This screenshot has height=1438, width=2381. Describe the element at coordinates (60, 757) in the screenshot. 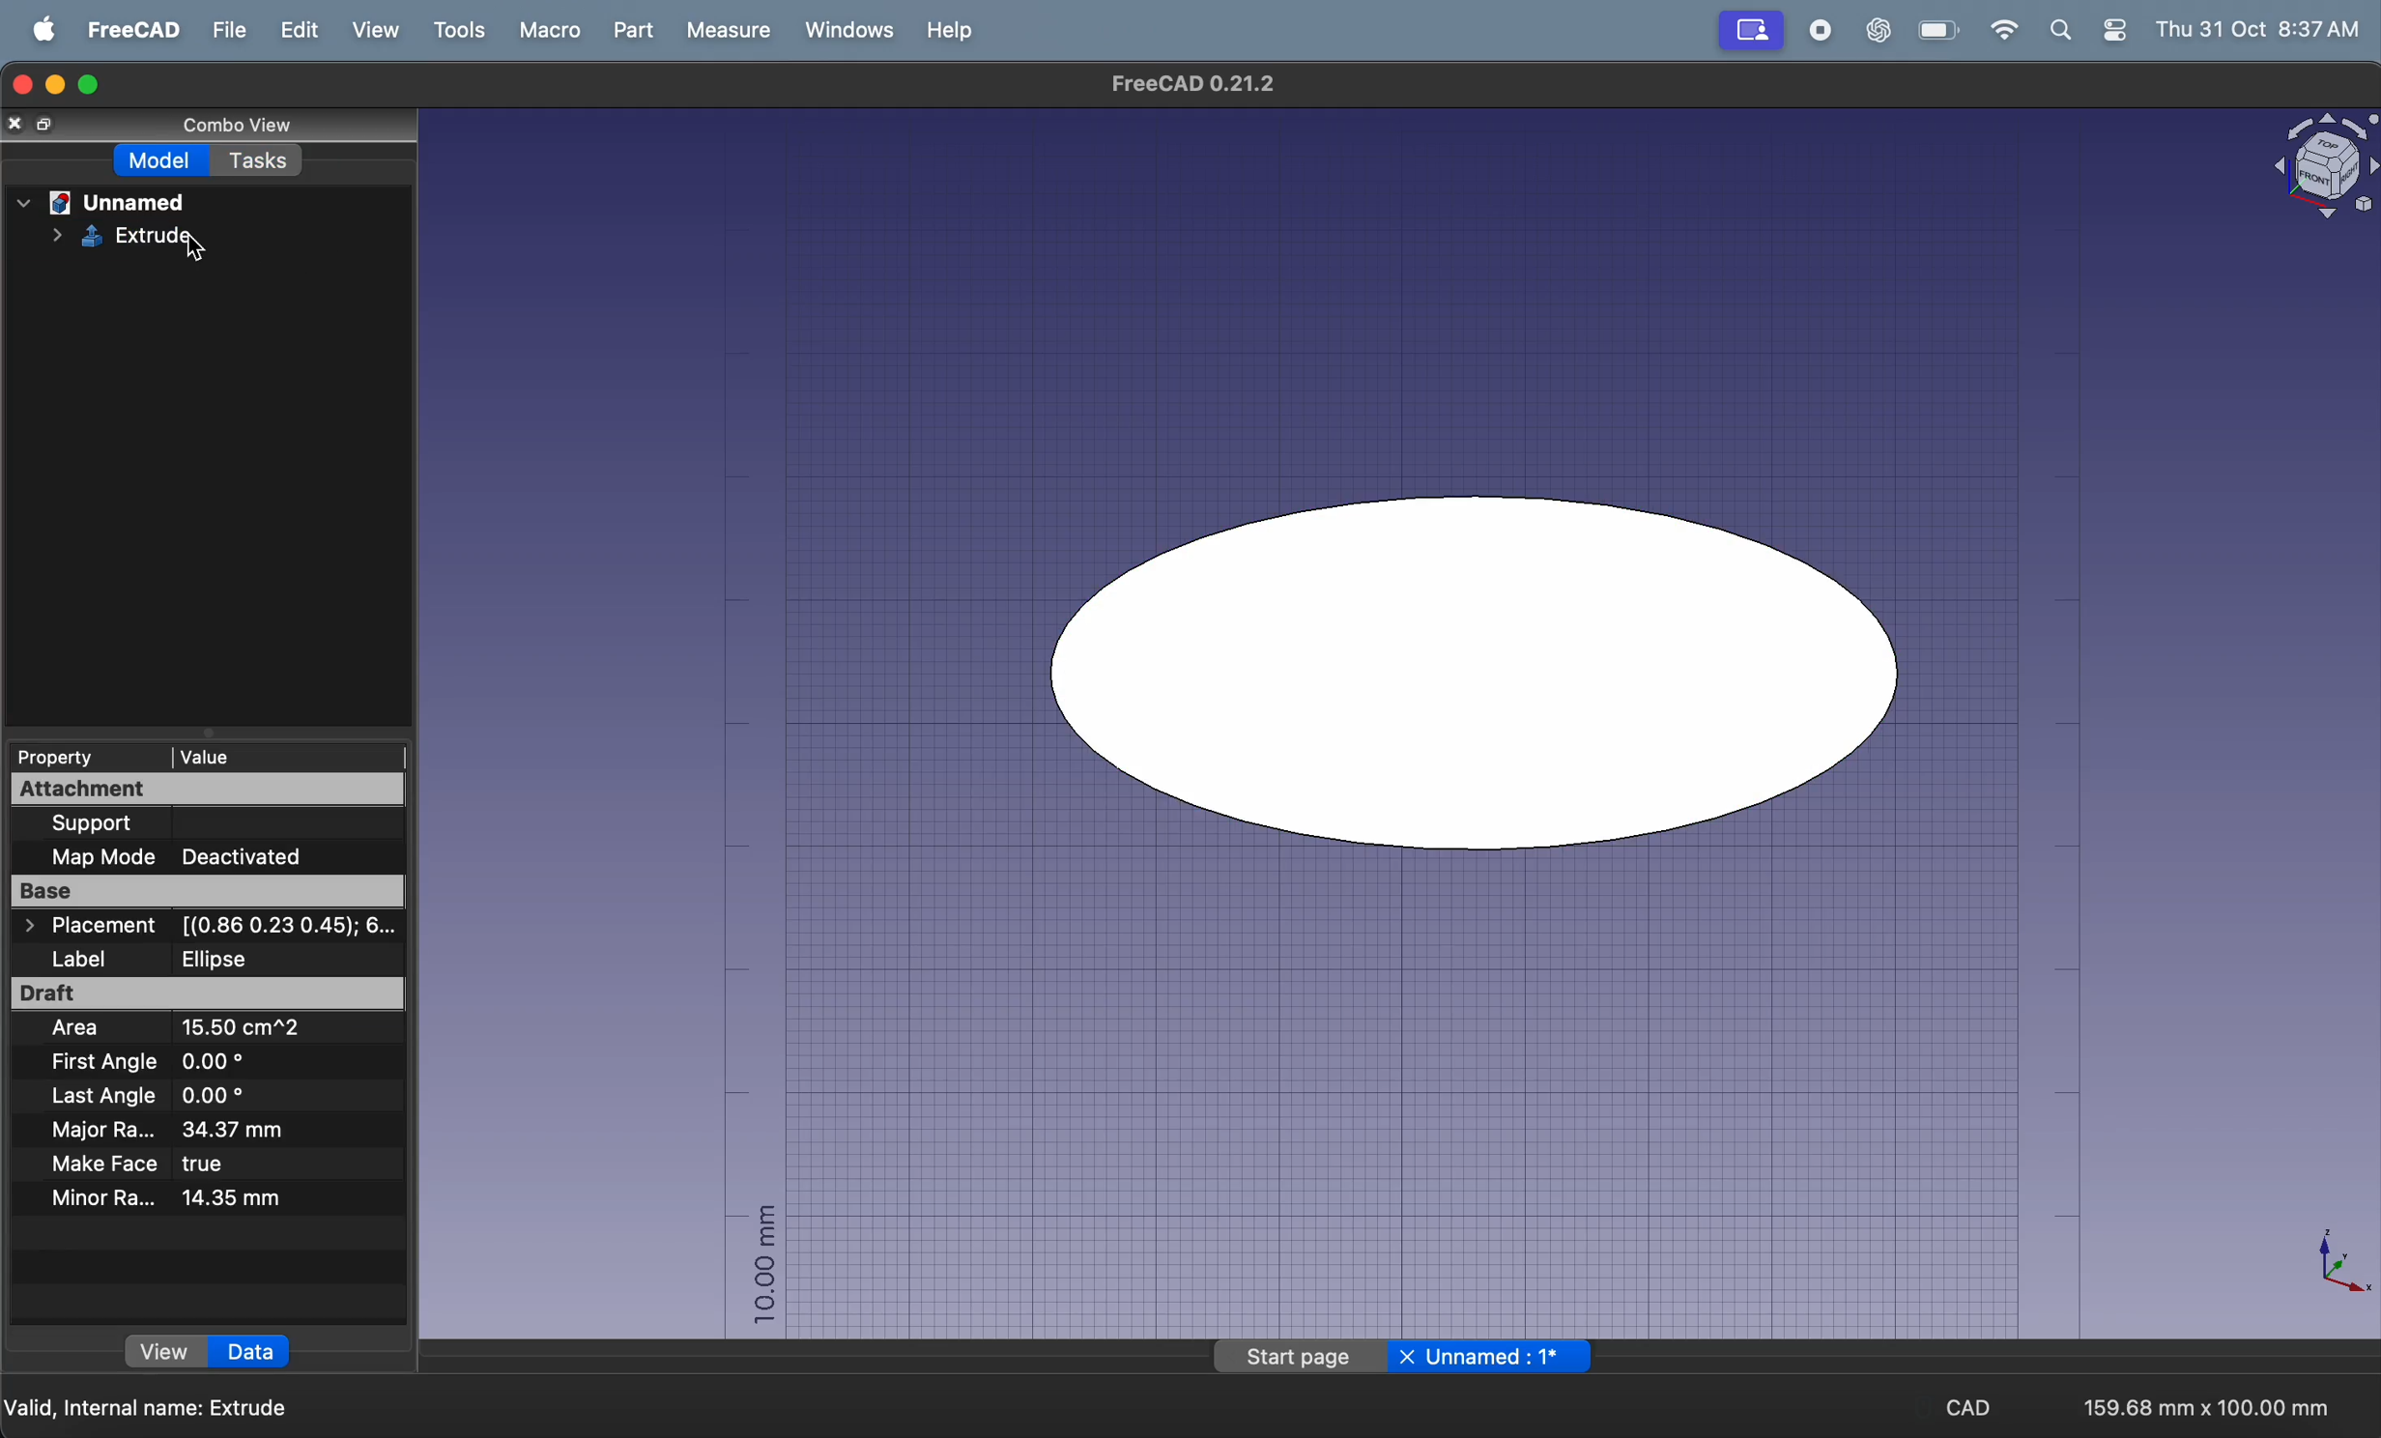

I see `property` at that location.